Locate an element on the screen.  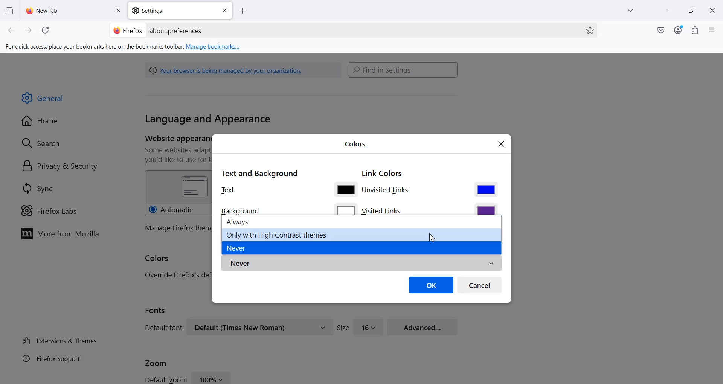
For quick access, place your bookmarks here on the bookmarks toolbar. Manage bookmarks... is located at coordinates (124, 47).